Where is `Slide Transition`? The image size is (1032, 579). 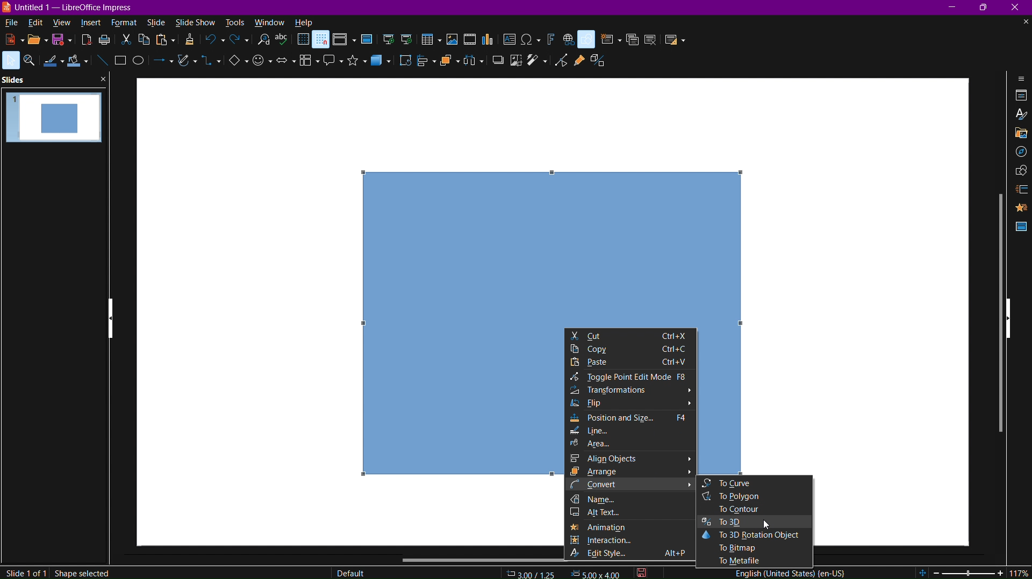 Slide Transition is located at coordinates (1020, 189).